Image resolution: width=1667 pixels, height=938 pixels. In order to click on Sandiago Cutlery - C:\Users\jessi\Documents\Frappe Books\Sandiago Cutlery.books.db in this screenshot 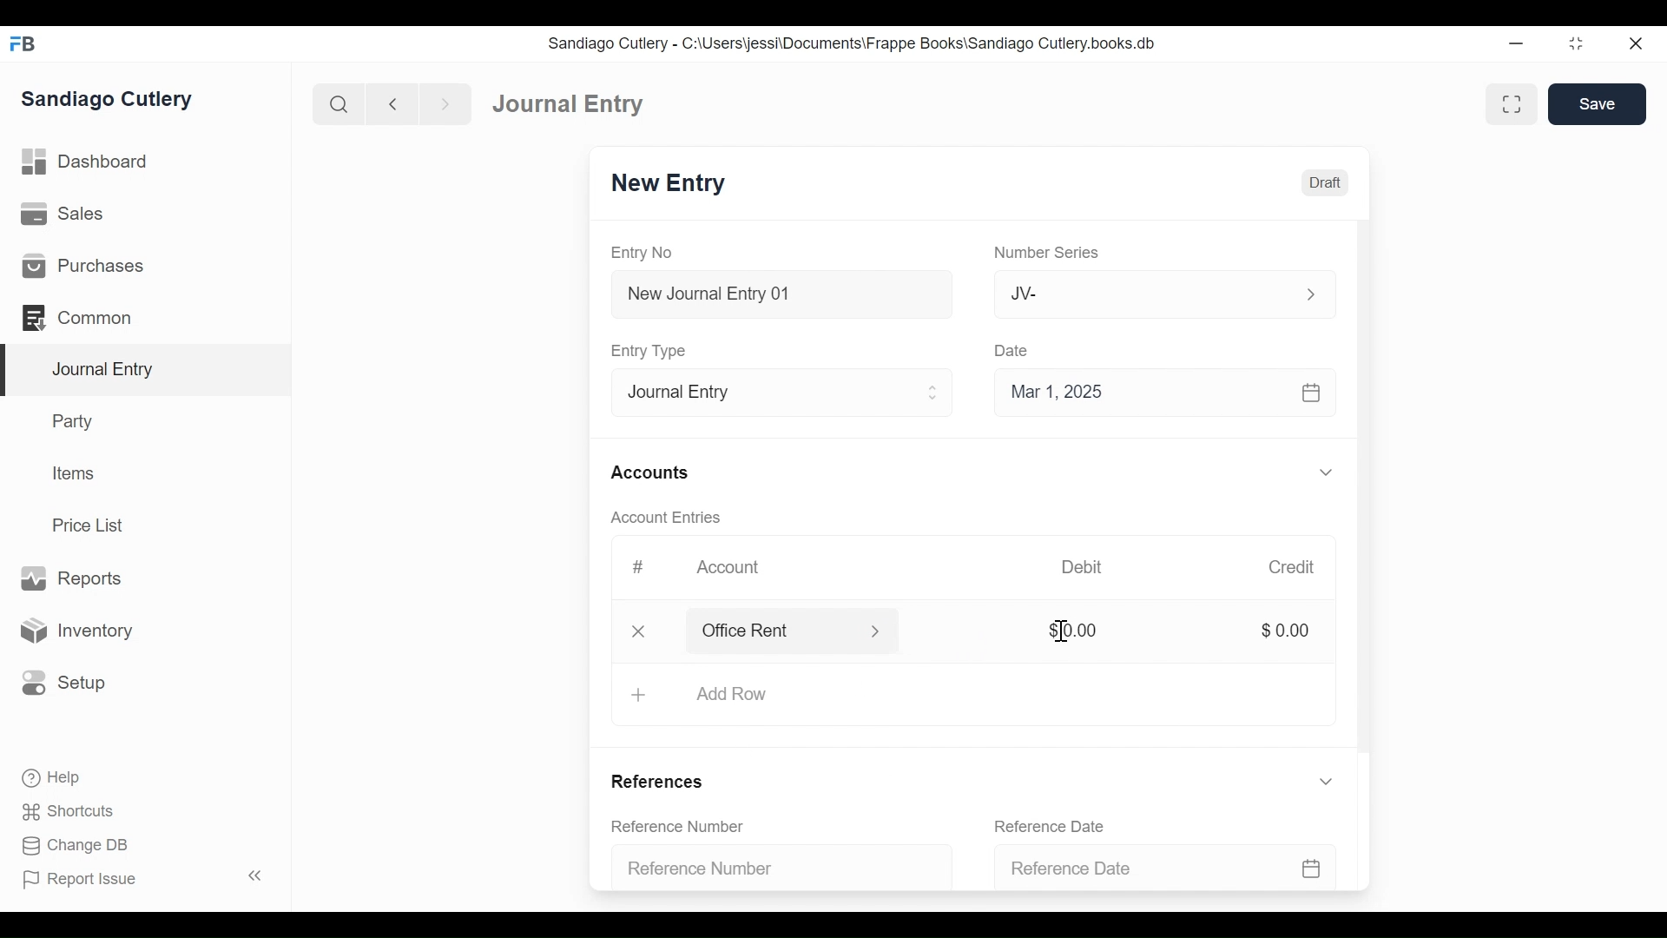, I will do `click(857, 43)`.